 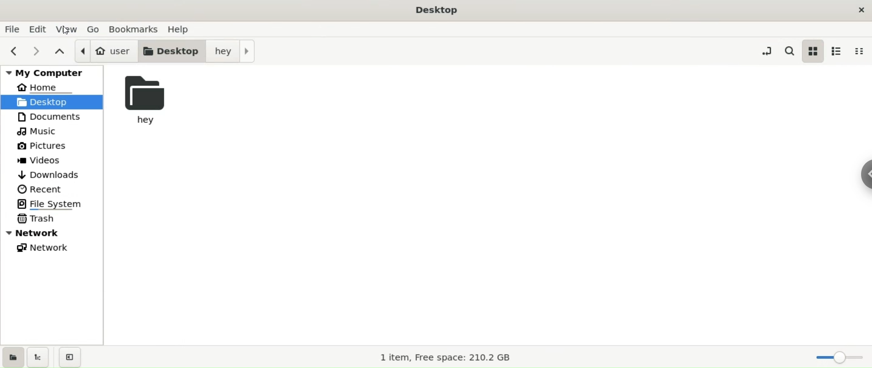 What do you see at coordinates (106, 50) in the screenshot?
I see `user` at bounding box center [106, 50].